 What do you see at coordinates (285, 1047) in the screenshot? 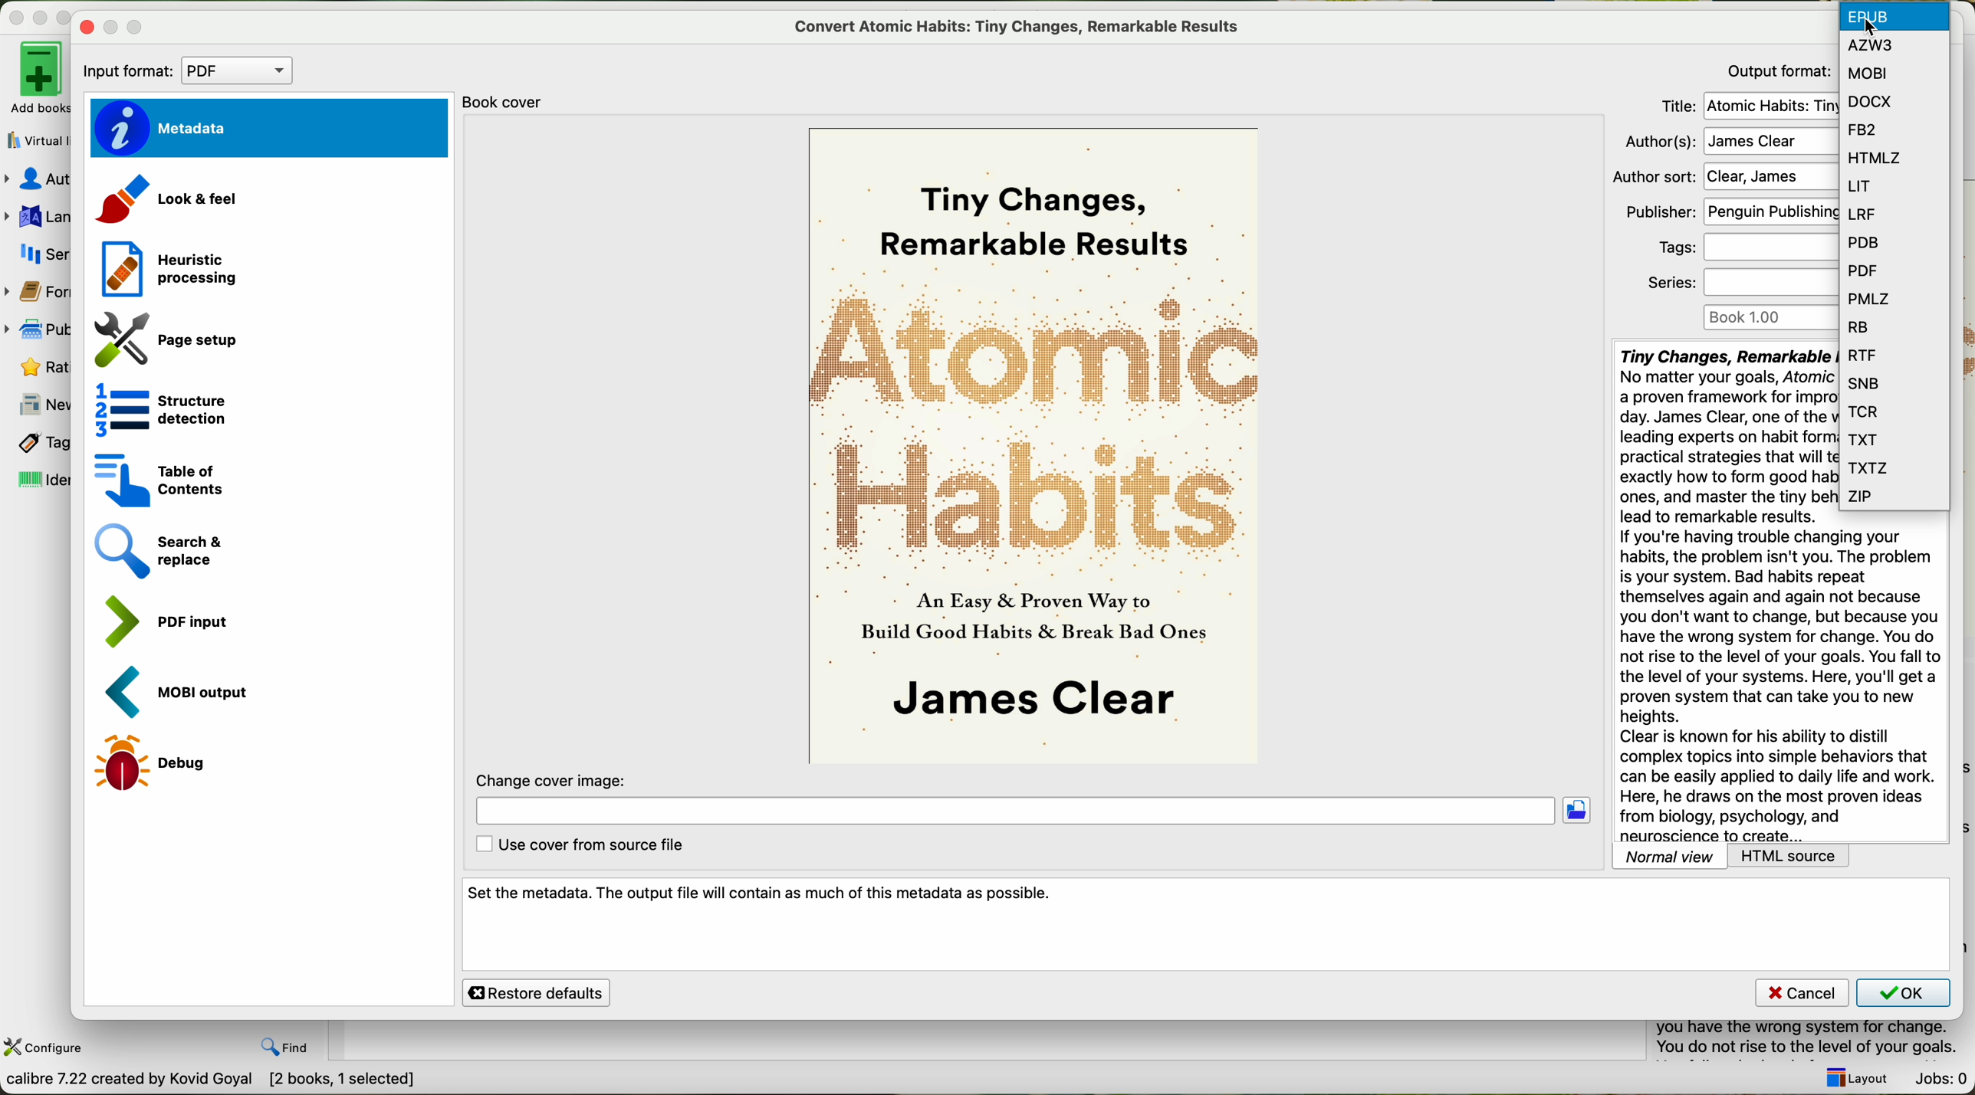
I see `find` at bounding box center [285, 1047].